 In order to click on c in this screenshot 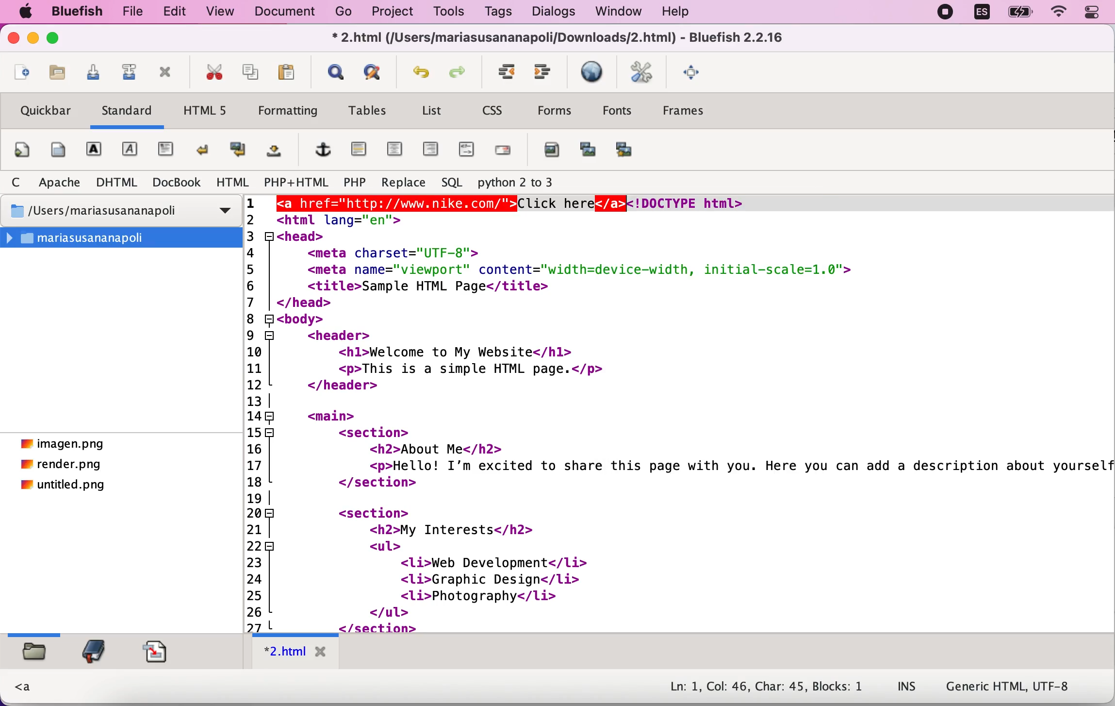, I will do `click(16, 182)`.